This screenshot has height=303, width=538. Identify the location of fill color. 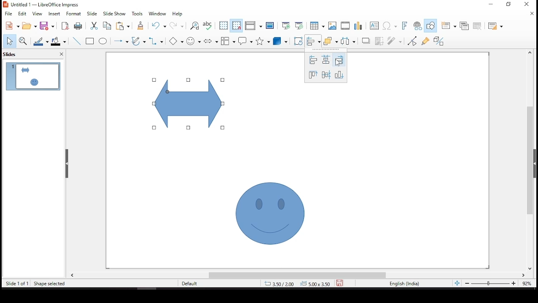
(58, 43).